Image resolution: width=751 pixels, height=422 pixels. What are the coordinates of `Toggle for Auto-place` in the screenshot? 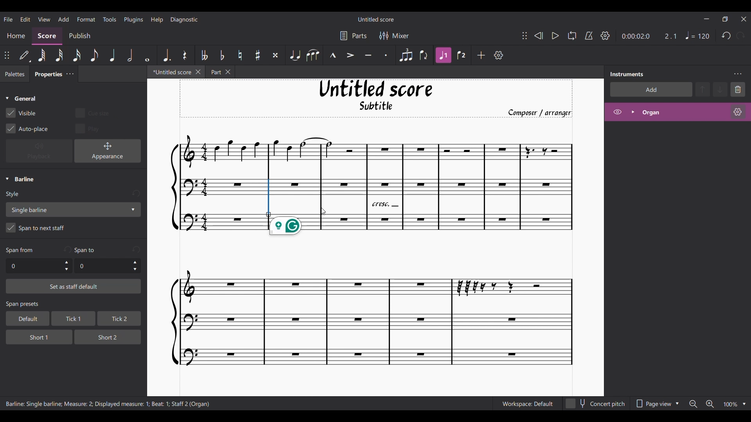 It's located at (27, 129).